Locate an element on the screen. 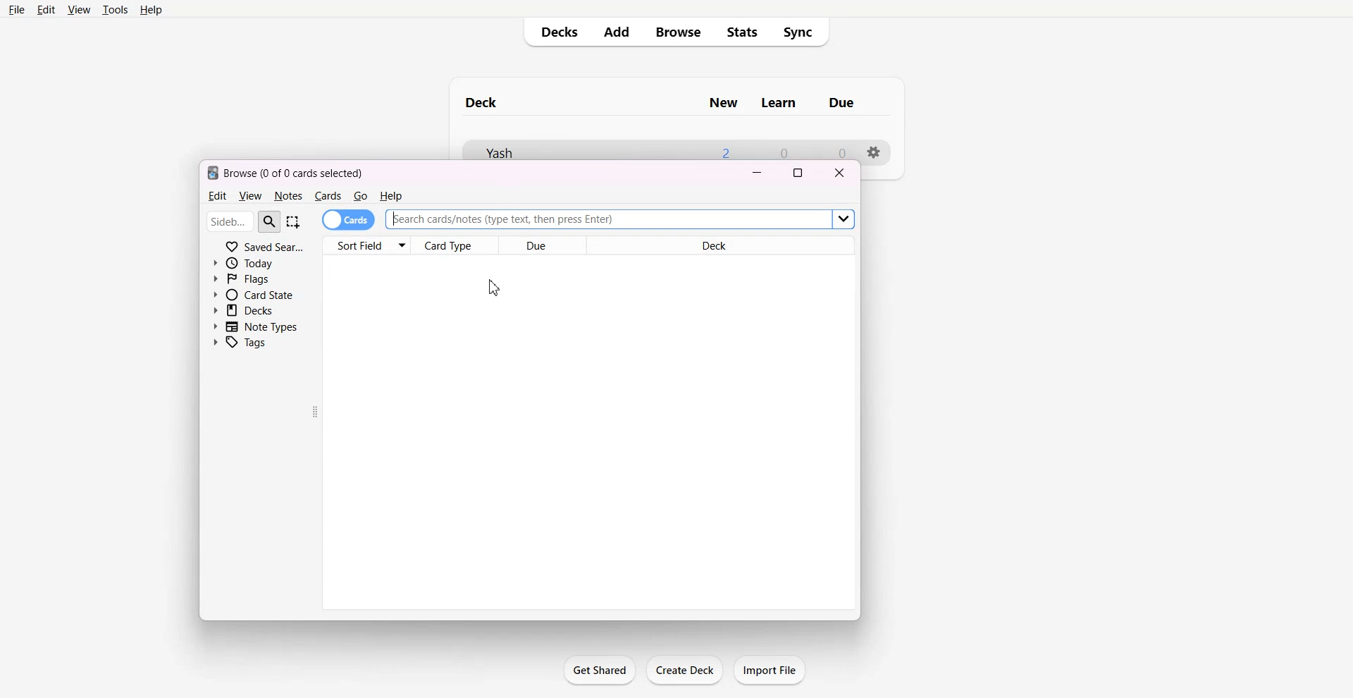  Browse (0 of 0 cards selected) is located at coordinates (300, 173).